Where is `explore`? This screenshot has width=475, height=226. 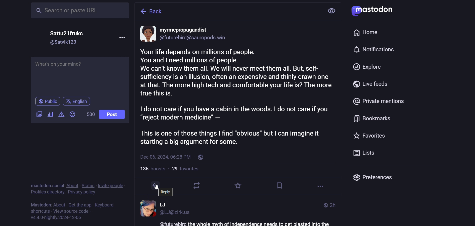
explore is located at coordinates (367, 67).